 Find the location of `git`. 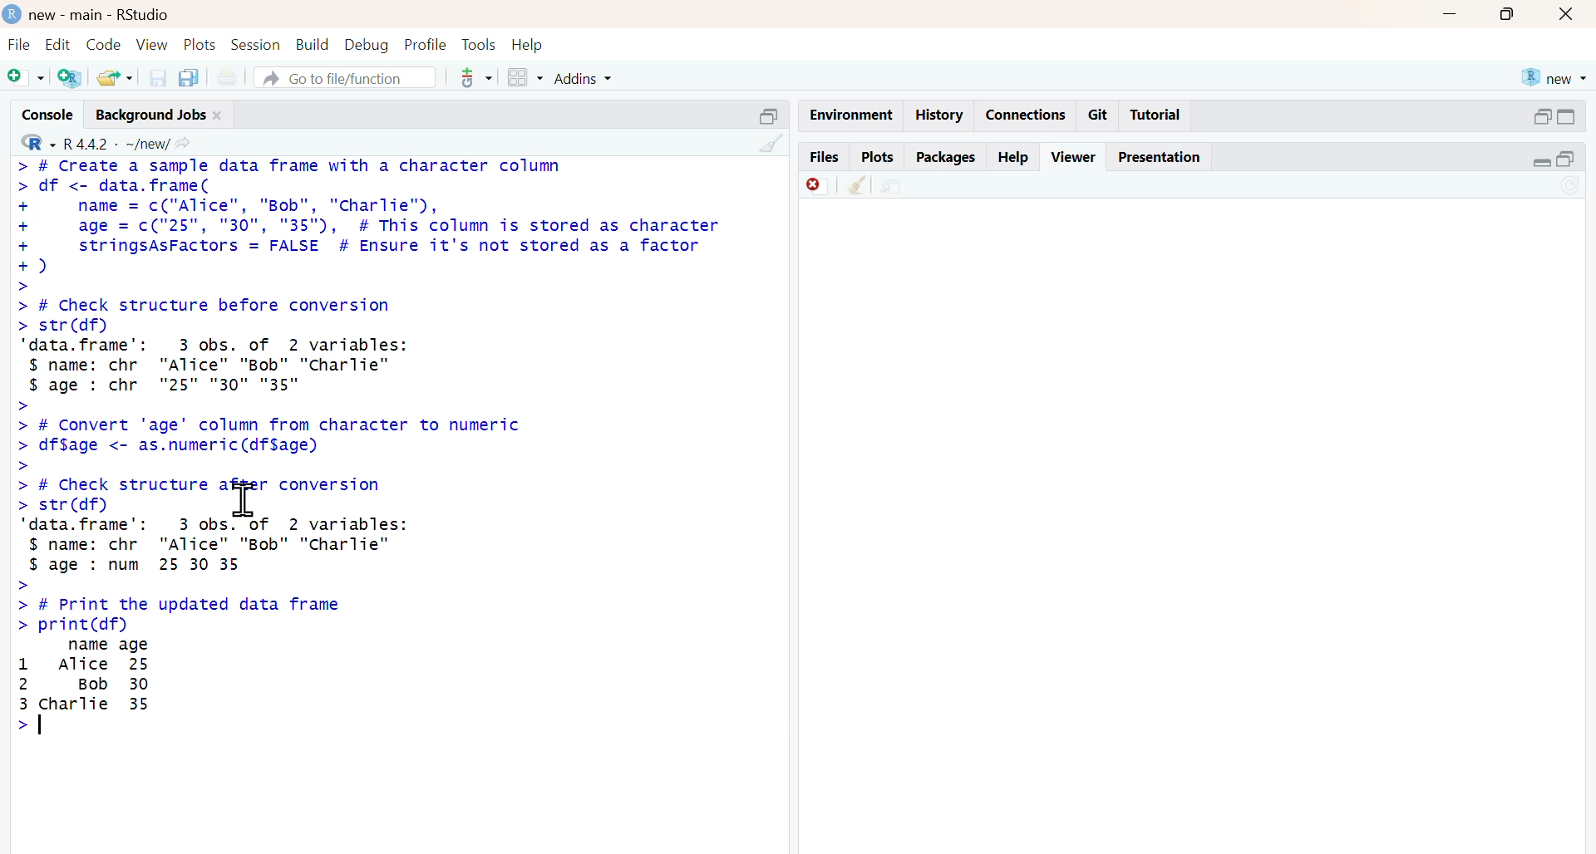

git is located at coordinates (1097, 115).